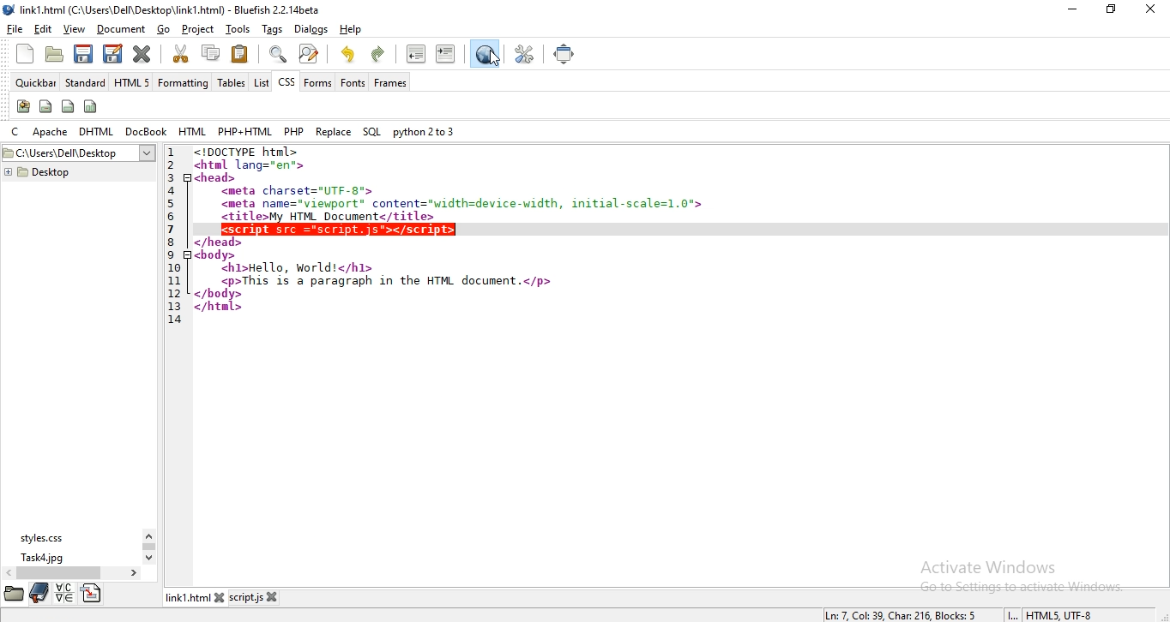 This screenshot has width=1170, height=622. I want to click on create stylesheet, so click(23, 106).